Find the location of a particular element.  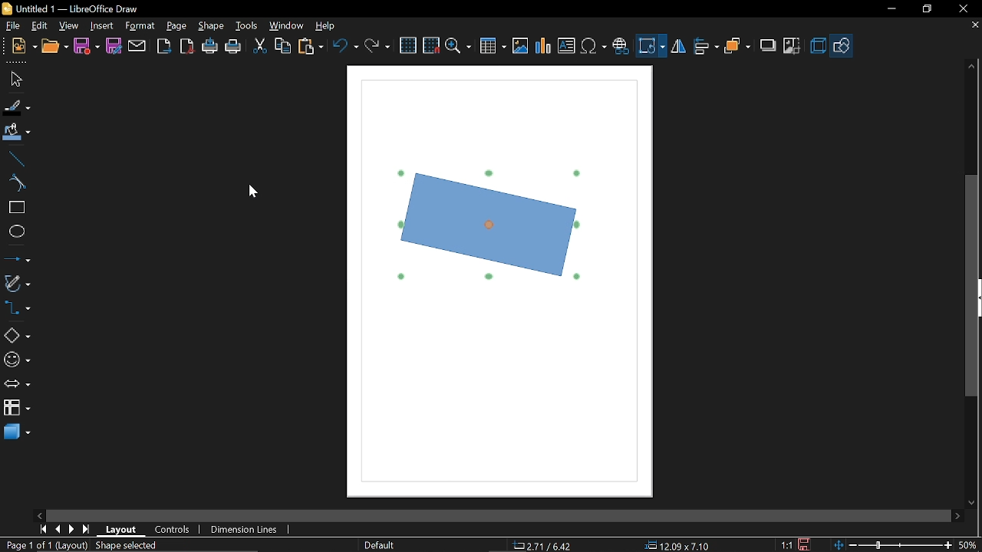

Grid is located at coordinates (409, 46).